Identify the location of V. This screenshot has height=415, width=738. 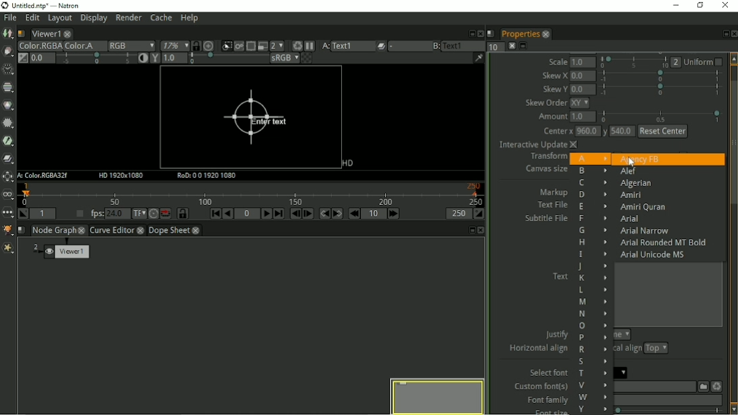
(591, 385).